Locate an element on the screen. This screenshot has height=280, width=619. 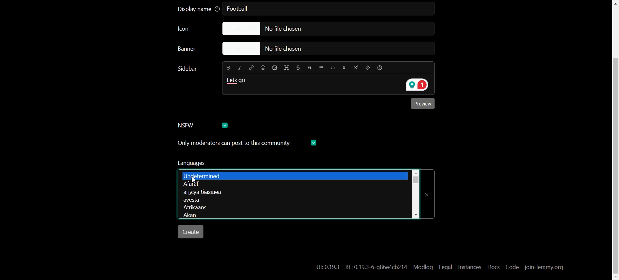
Icon  is located at coordinates (191, 29).